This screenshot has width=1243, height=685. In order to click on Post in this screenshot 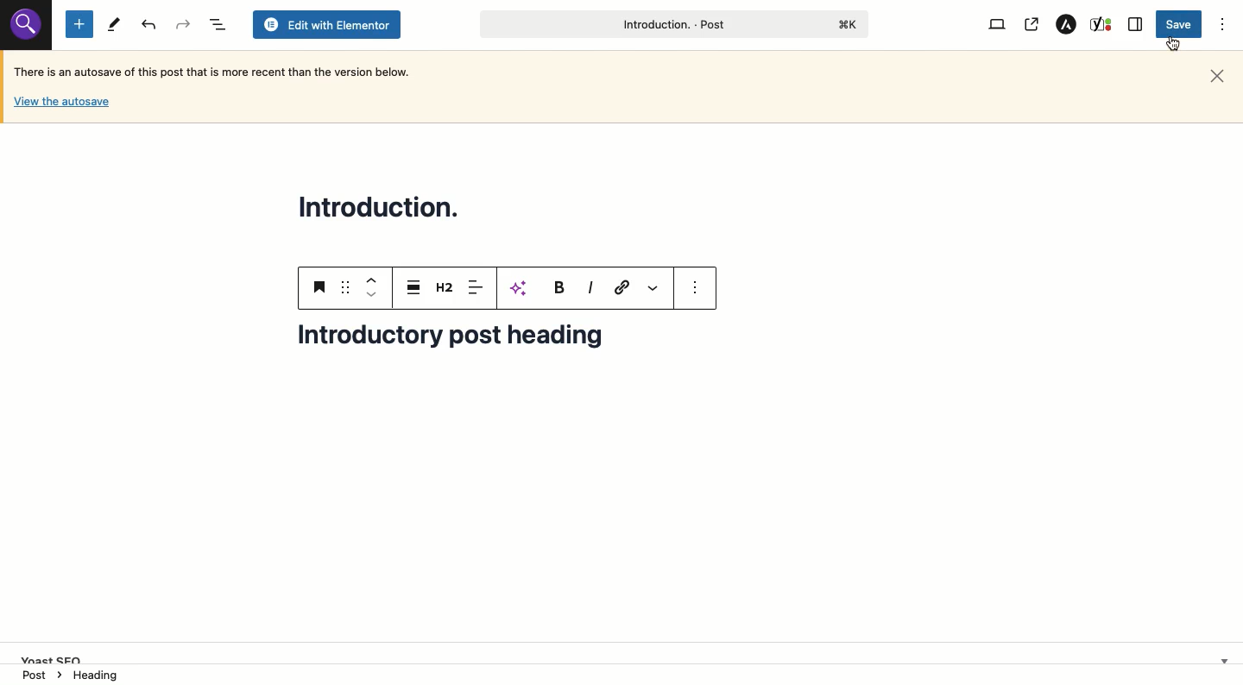, I will do `click(672, 24)`.